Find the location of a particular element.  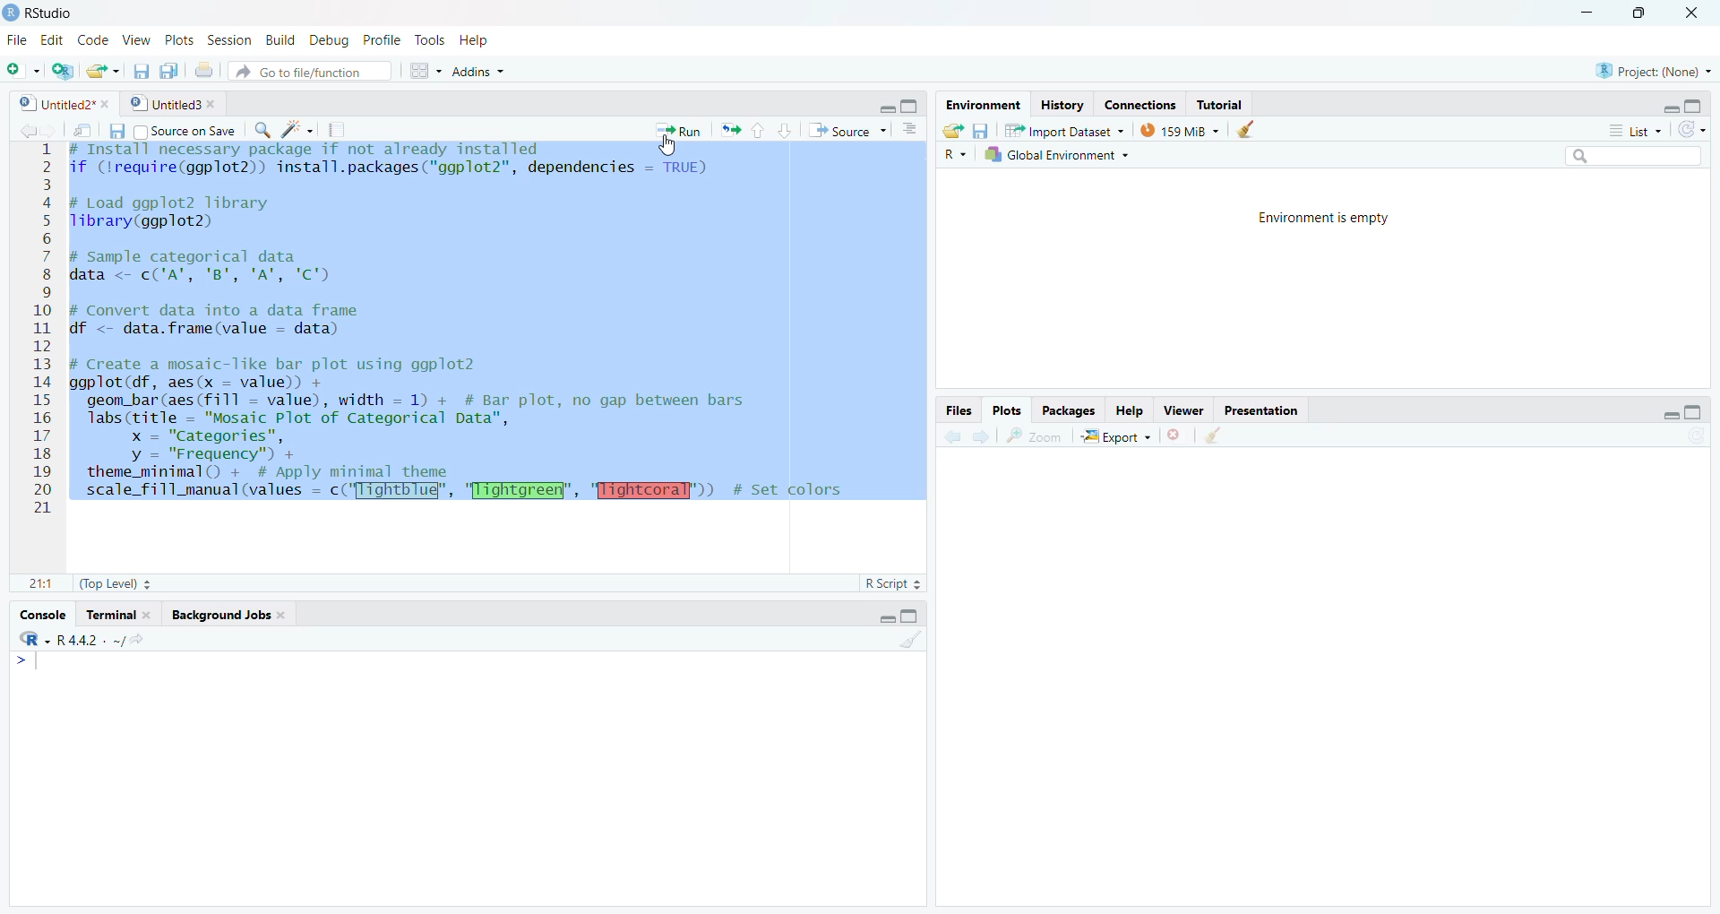

addins is located at coordinates (478, 71).